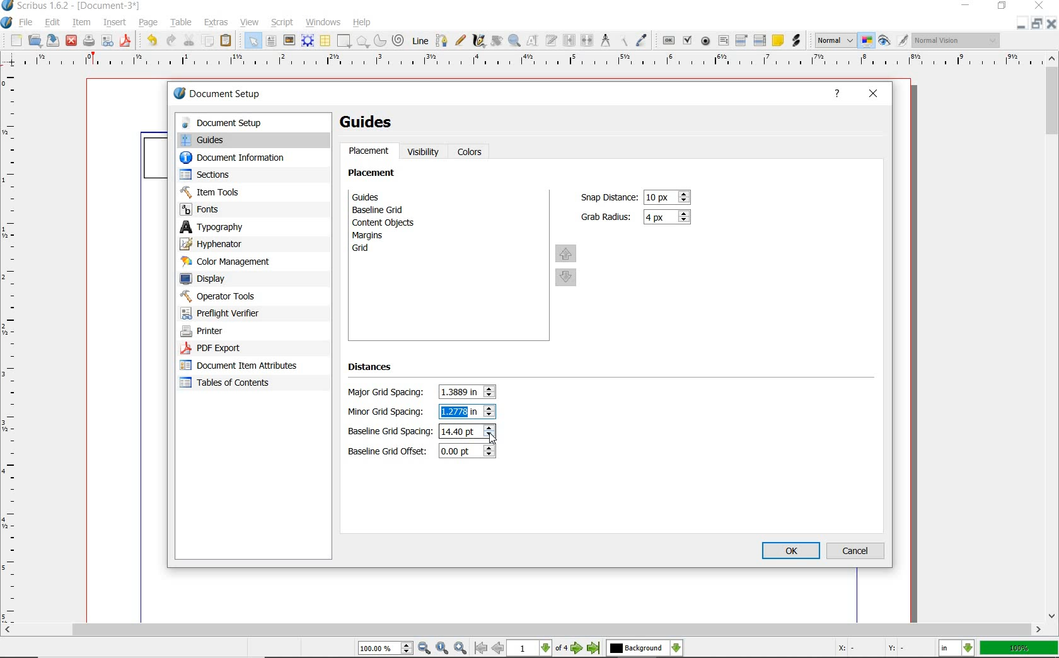 Image resolution: width=1059 pixels, height=658 pixels. What do you see at coordinates (1022, 23) in the screenshot?
I see `minimize` at bounding box center [1022, 23].